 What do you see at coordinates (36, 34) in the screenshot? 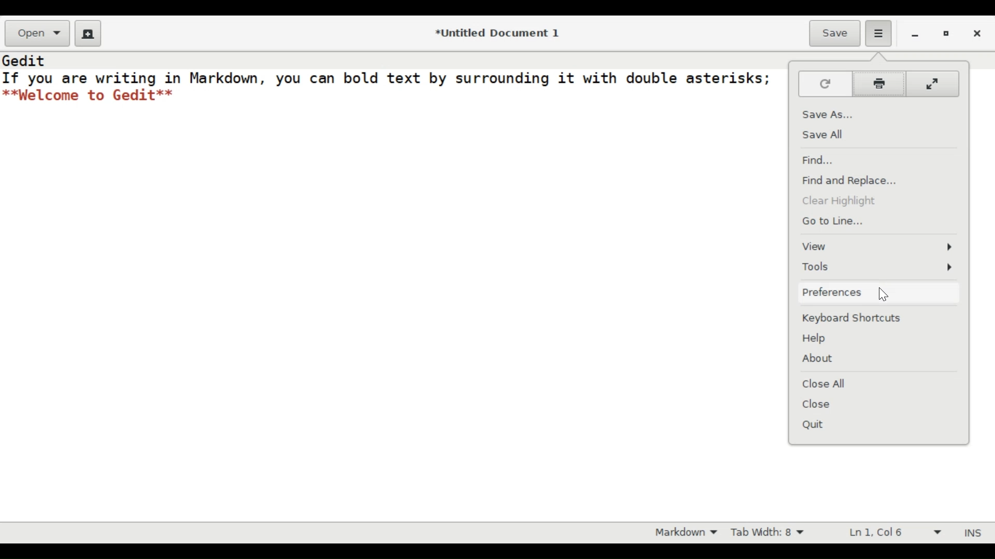
I see `Open` at bounding box center [36, 34].